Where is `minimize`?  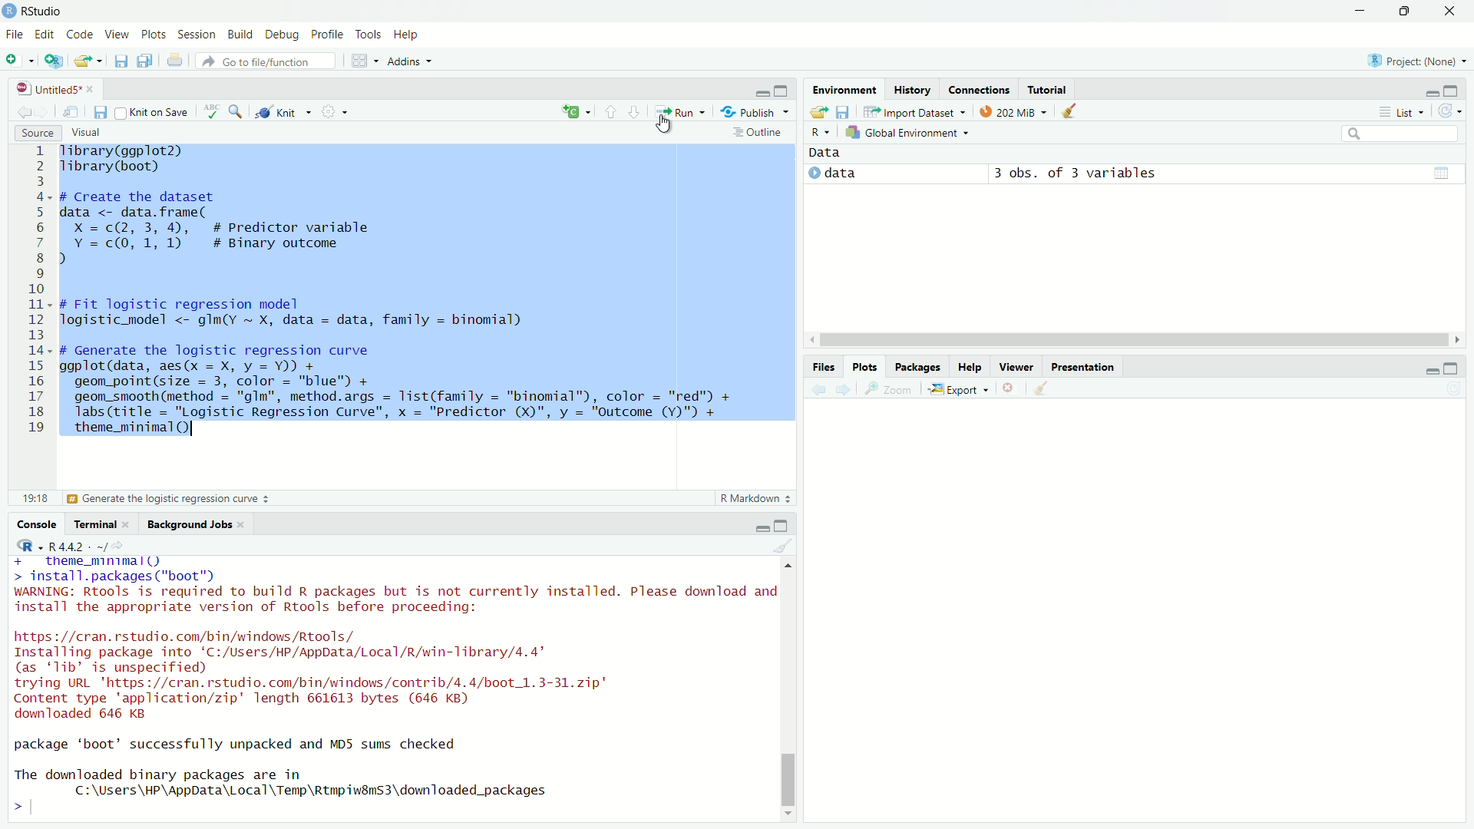
minimize is located at coordinates (762, 93).